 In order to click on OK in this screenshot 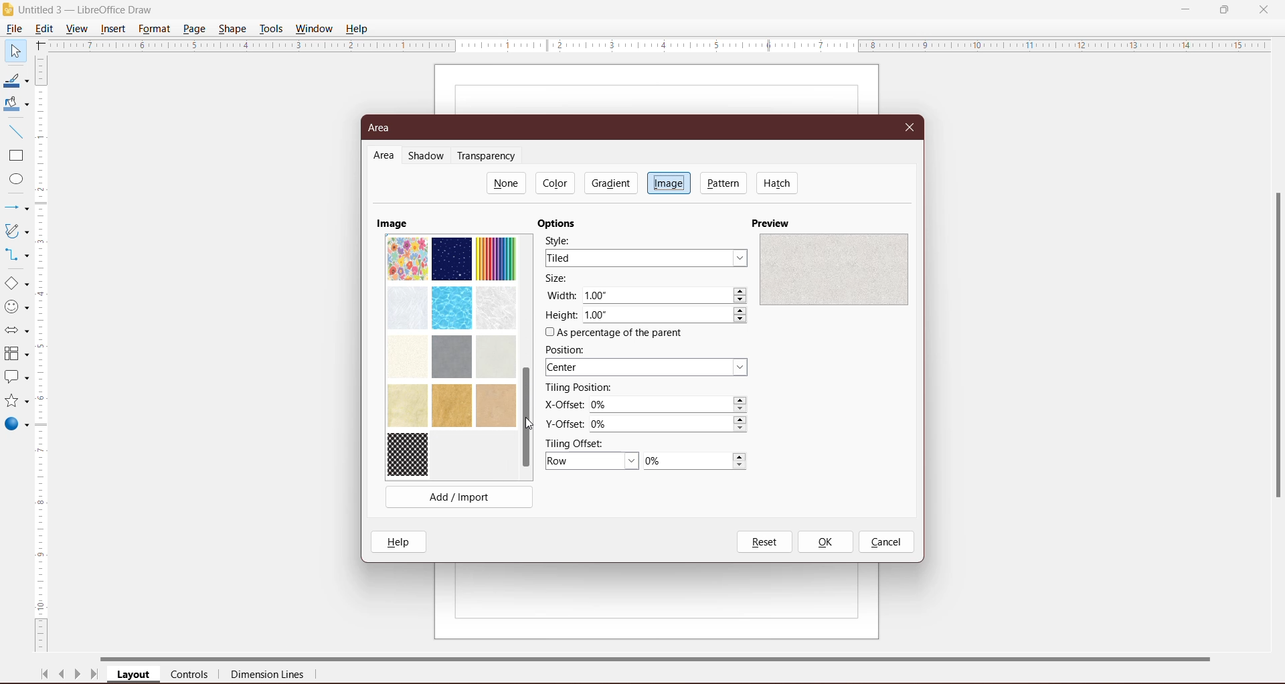, I will do `click(825, 542)`.